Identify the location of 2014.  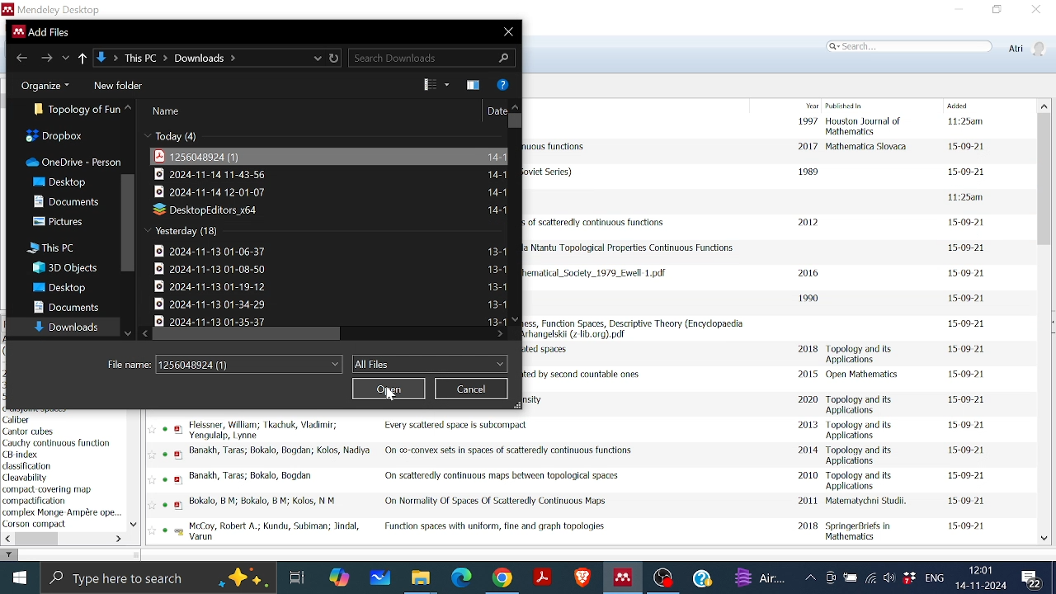
(808, 448).